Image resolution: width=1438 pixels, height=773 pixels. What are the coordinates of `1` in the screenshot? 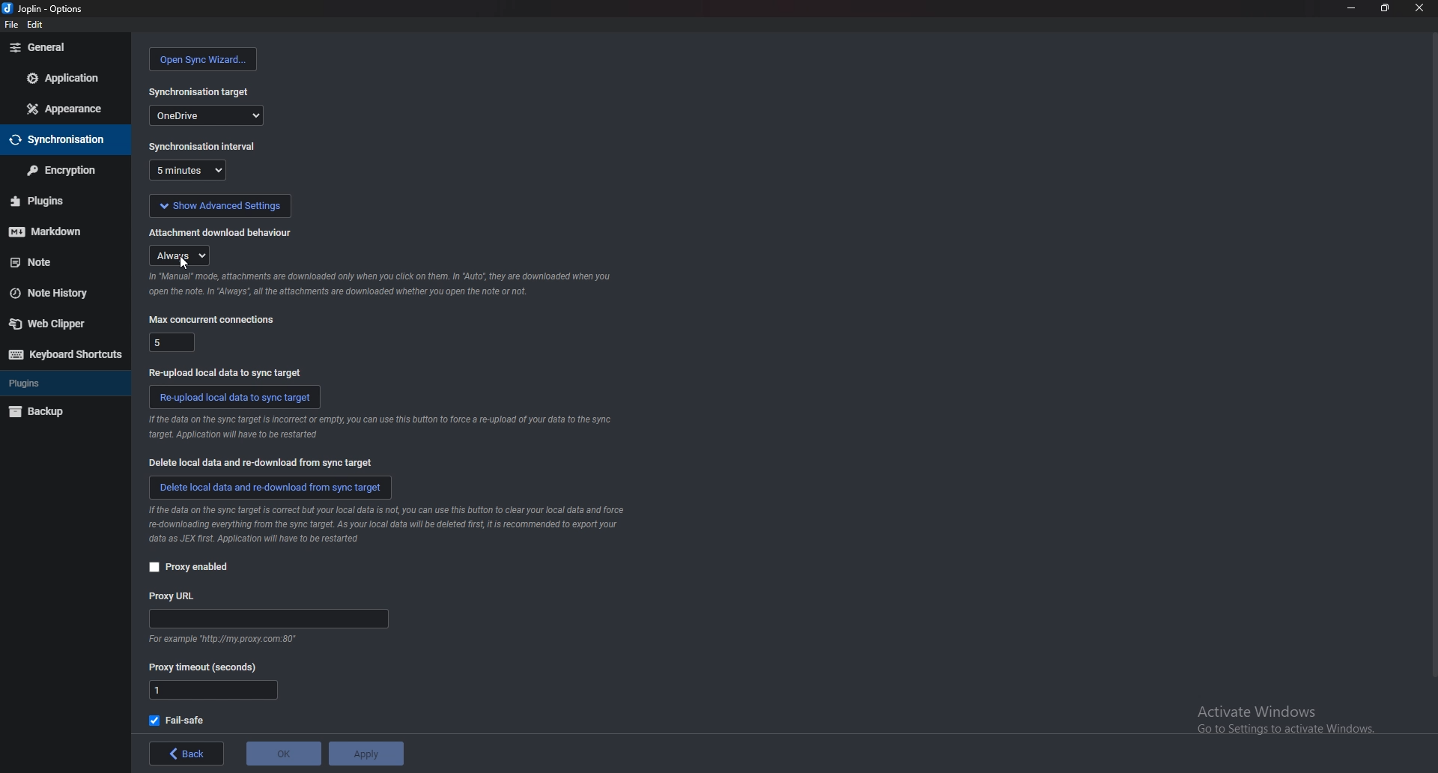 It's located at (213, 691).